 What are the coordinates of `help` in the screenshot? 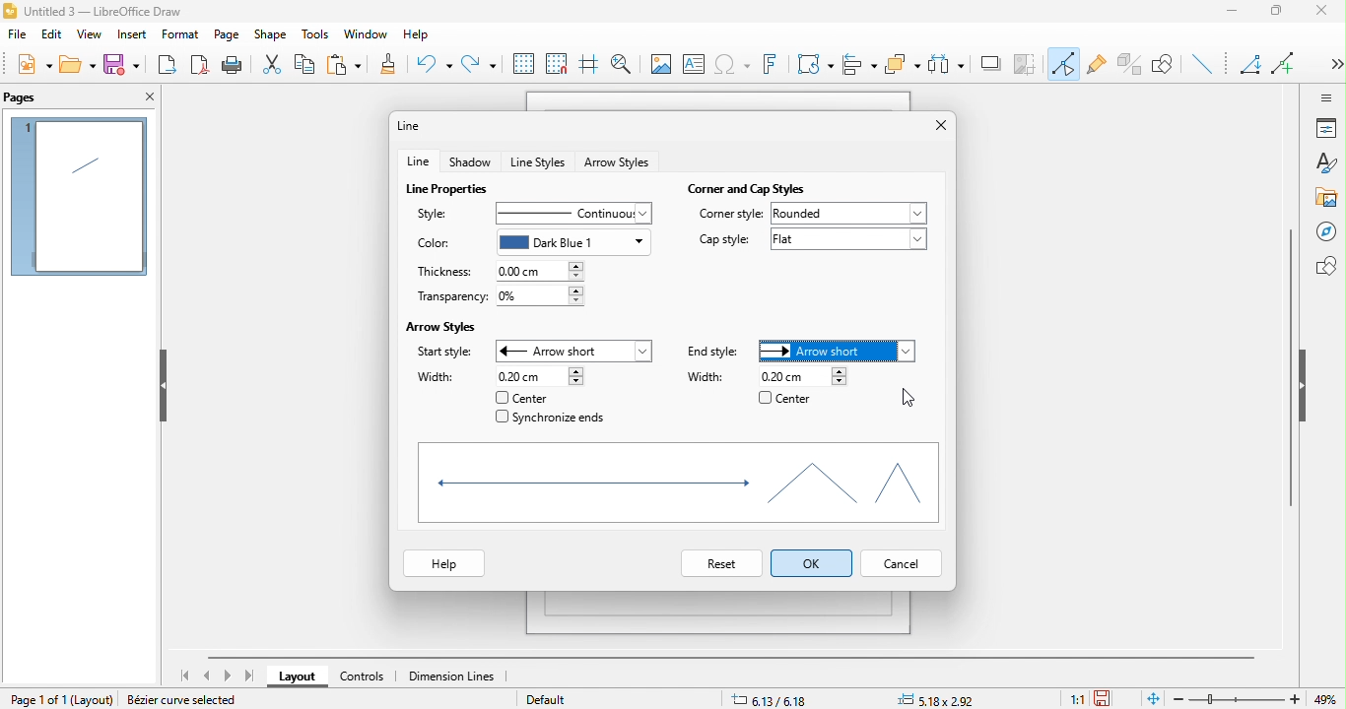 It's located at (415, 36).